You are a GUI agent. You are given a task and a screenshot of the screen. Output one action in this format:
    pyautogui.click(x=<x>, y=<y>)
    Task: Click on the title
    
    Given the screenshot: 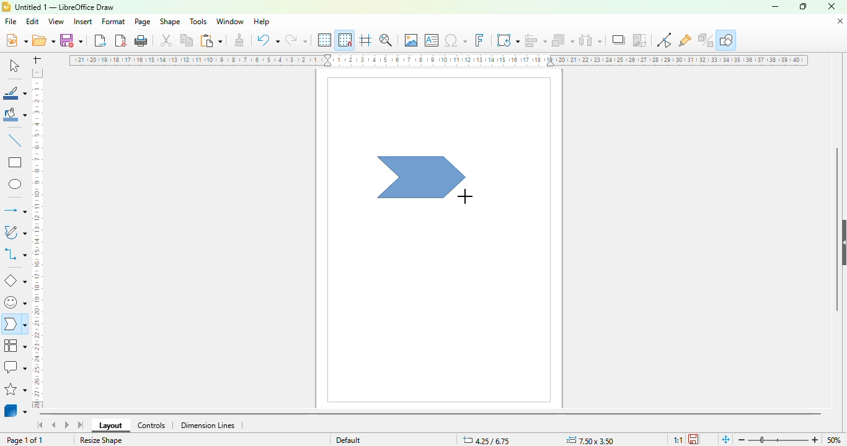 What is the action you would take?
    pyautogui.click(x=64, y=7)
    